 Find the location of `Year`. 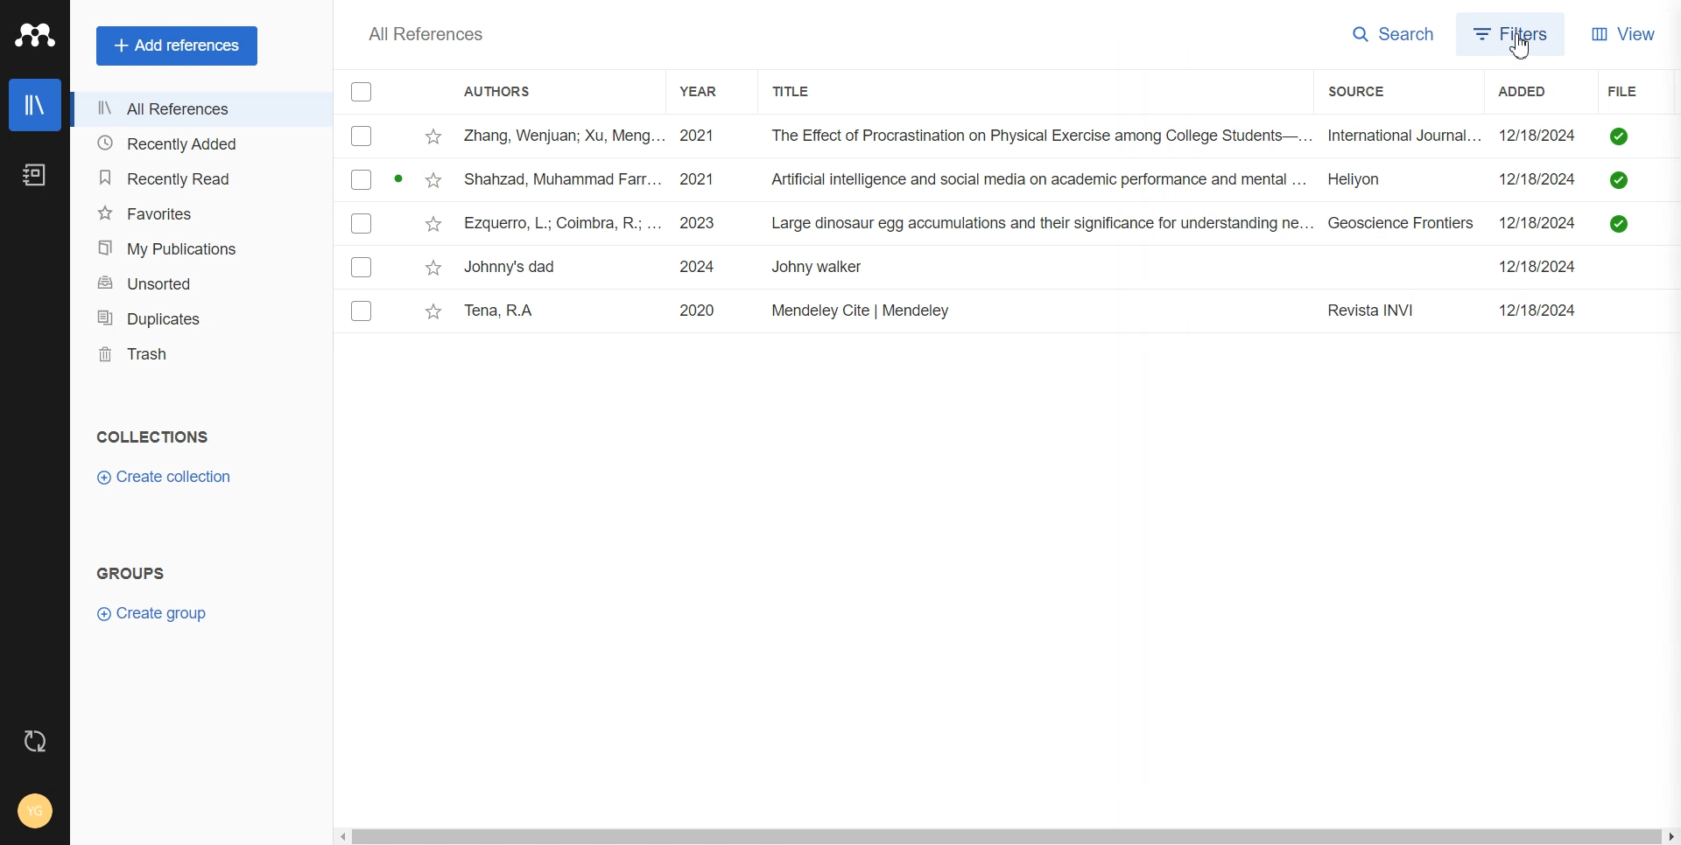

Year is located at coordinates (713, 92).